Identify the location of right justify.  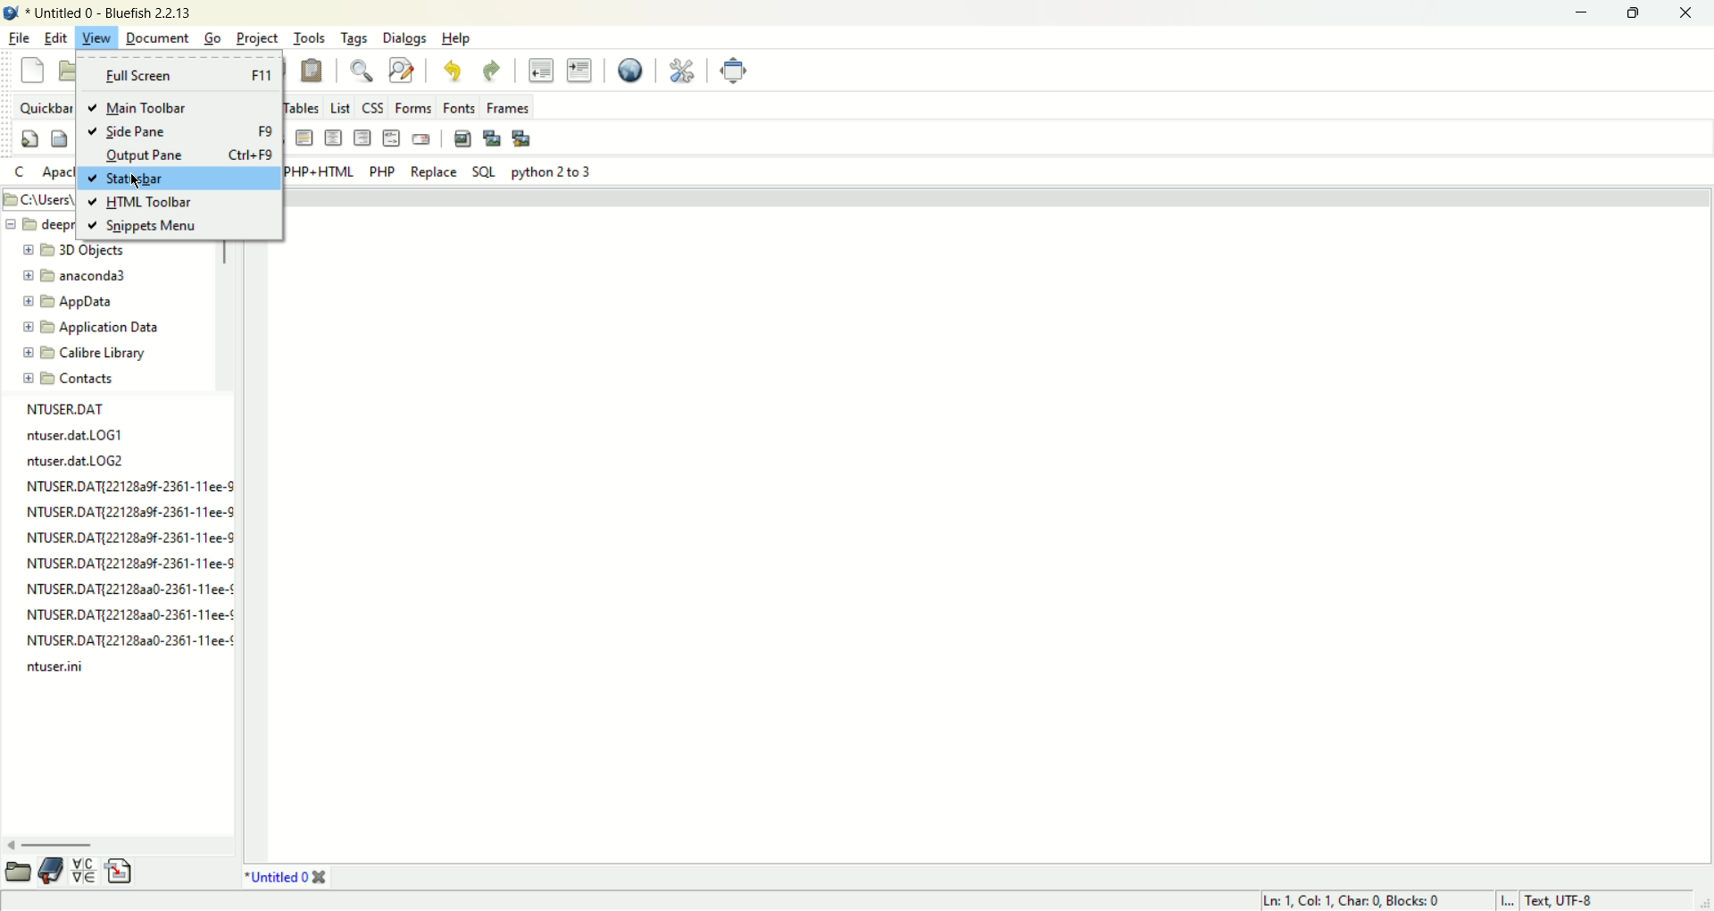
(361, 138).